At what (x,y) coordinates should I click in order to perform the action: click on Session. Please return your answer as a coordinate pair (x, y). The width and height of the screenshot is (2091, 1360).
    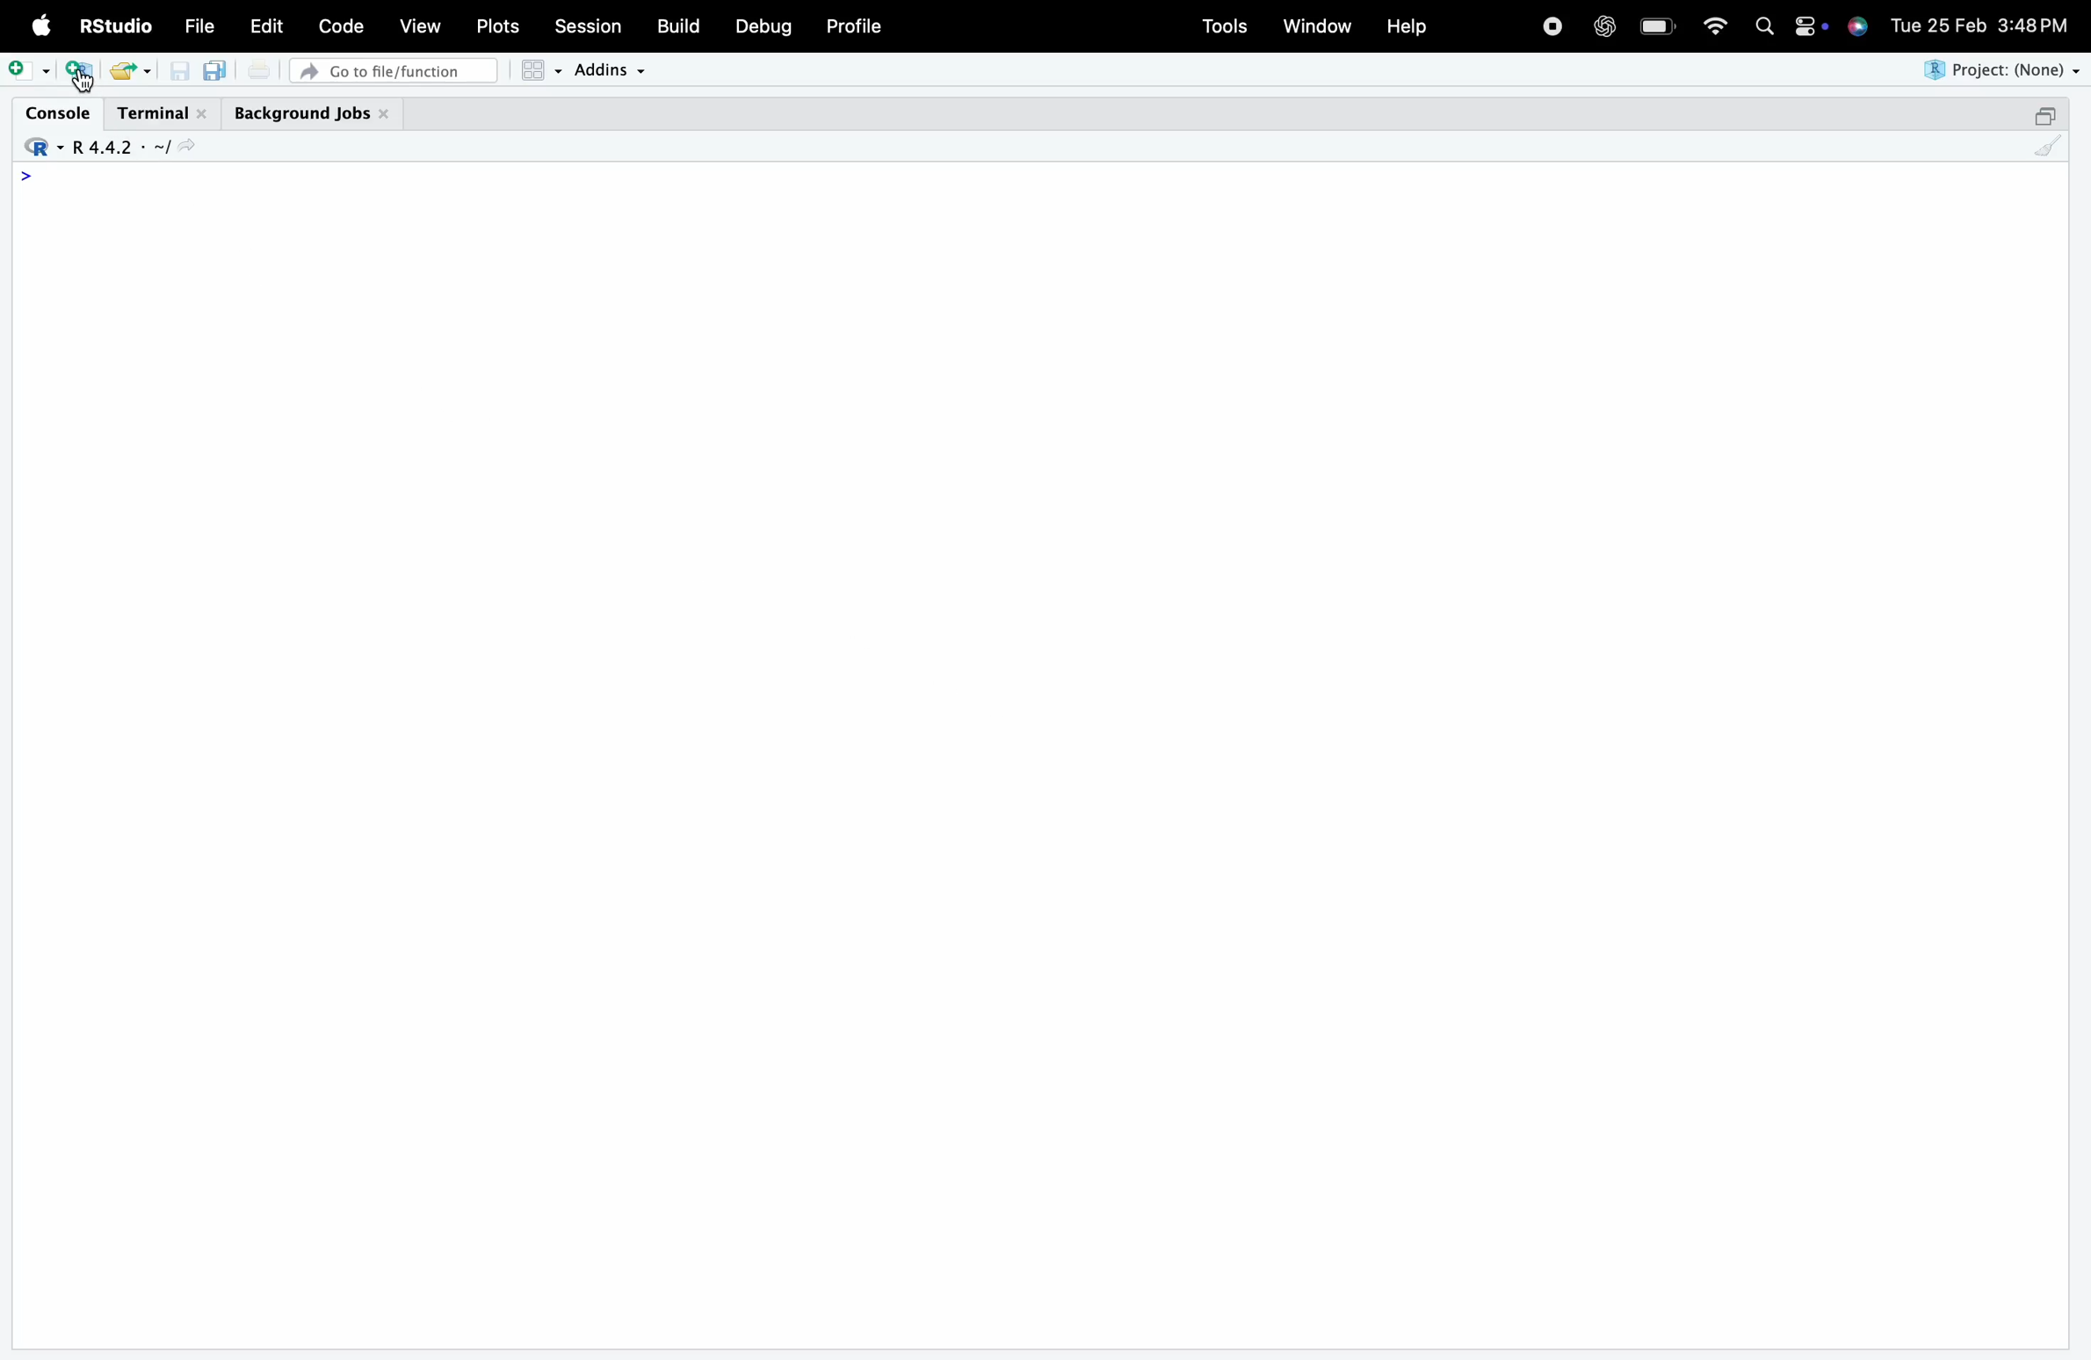
    Looking at the image, I should click on (588, 24).